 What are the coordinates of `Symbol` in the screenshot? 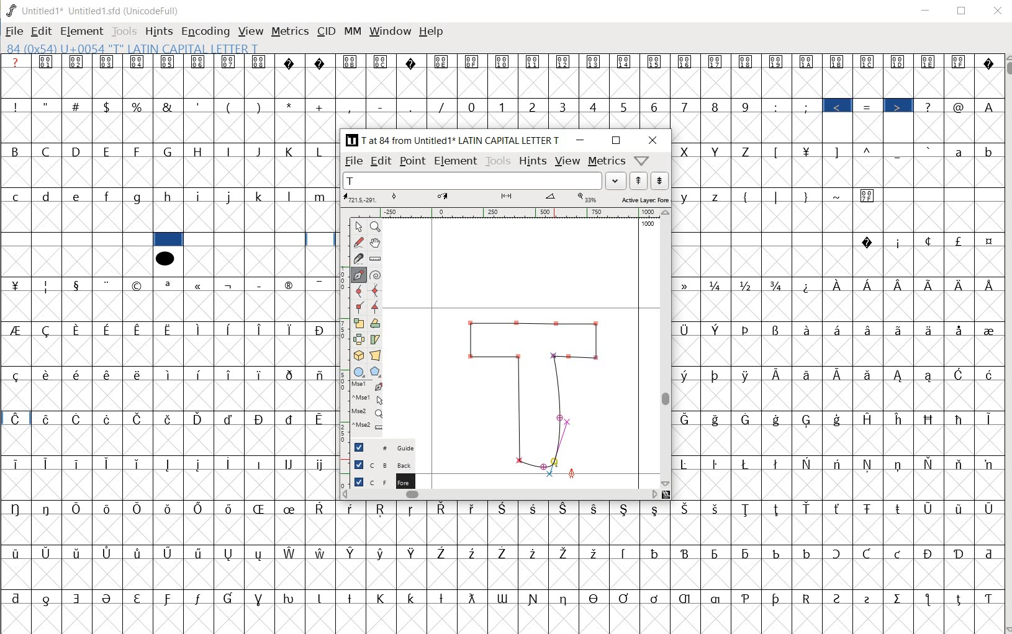 It's located at (109, 373).